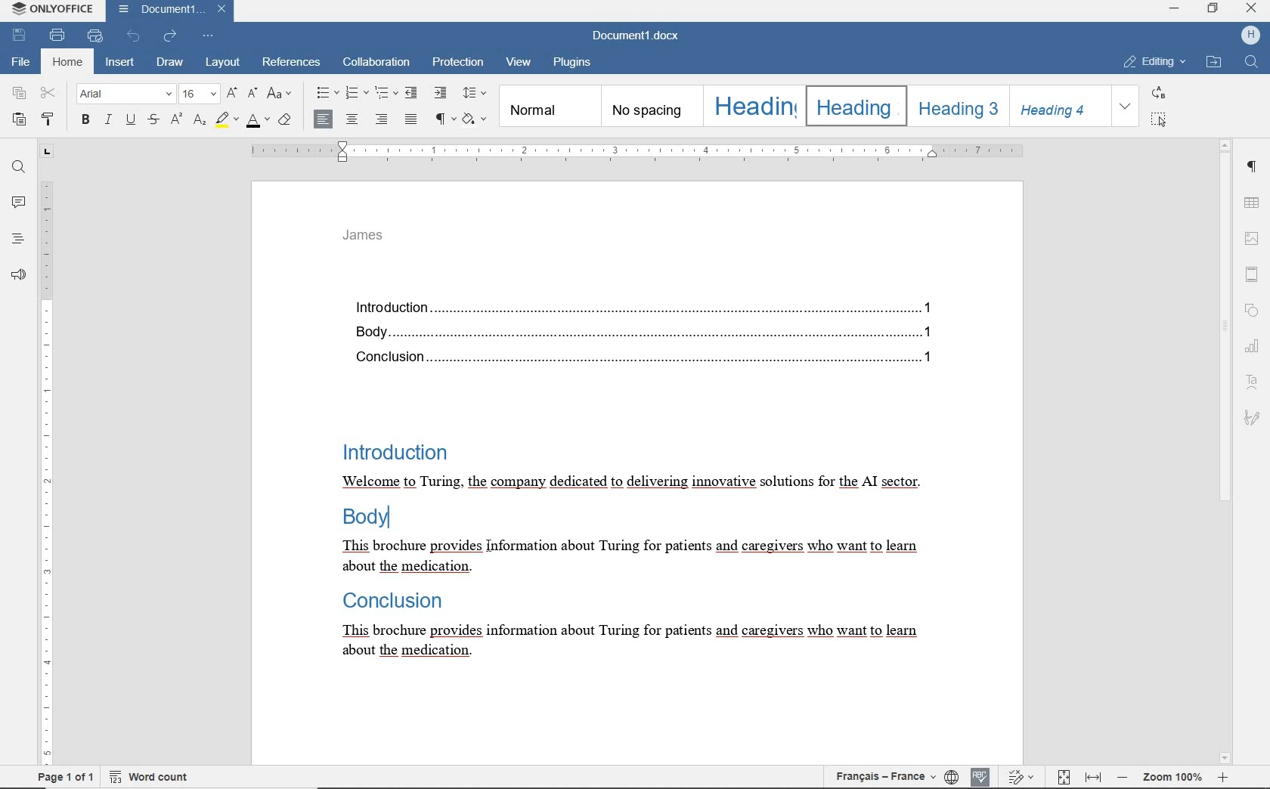  What do you see at coordinates (17, 238) in the screenshot?
I see `HEADINGS` at bounding box center [17, 238].